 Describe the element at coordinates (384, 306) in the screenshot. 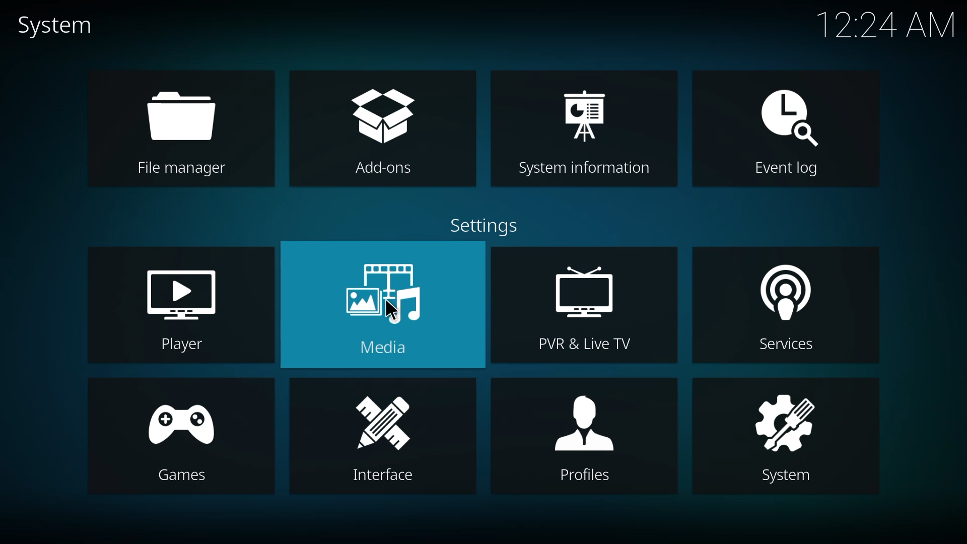

I see `media` at that location.